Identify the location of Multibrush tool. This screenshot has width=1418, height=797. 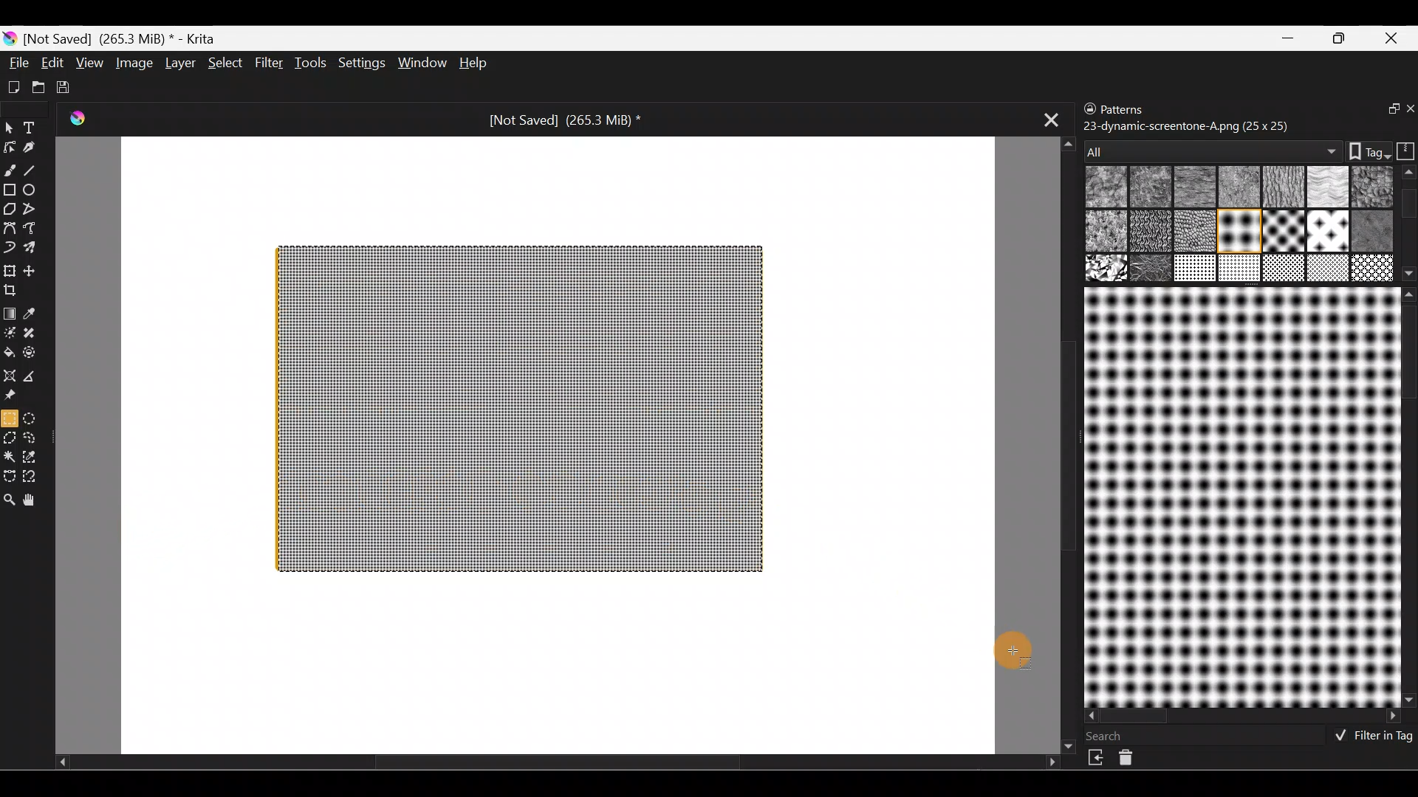
(35, 249).